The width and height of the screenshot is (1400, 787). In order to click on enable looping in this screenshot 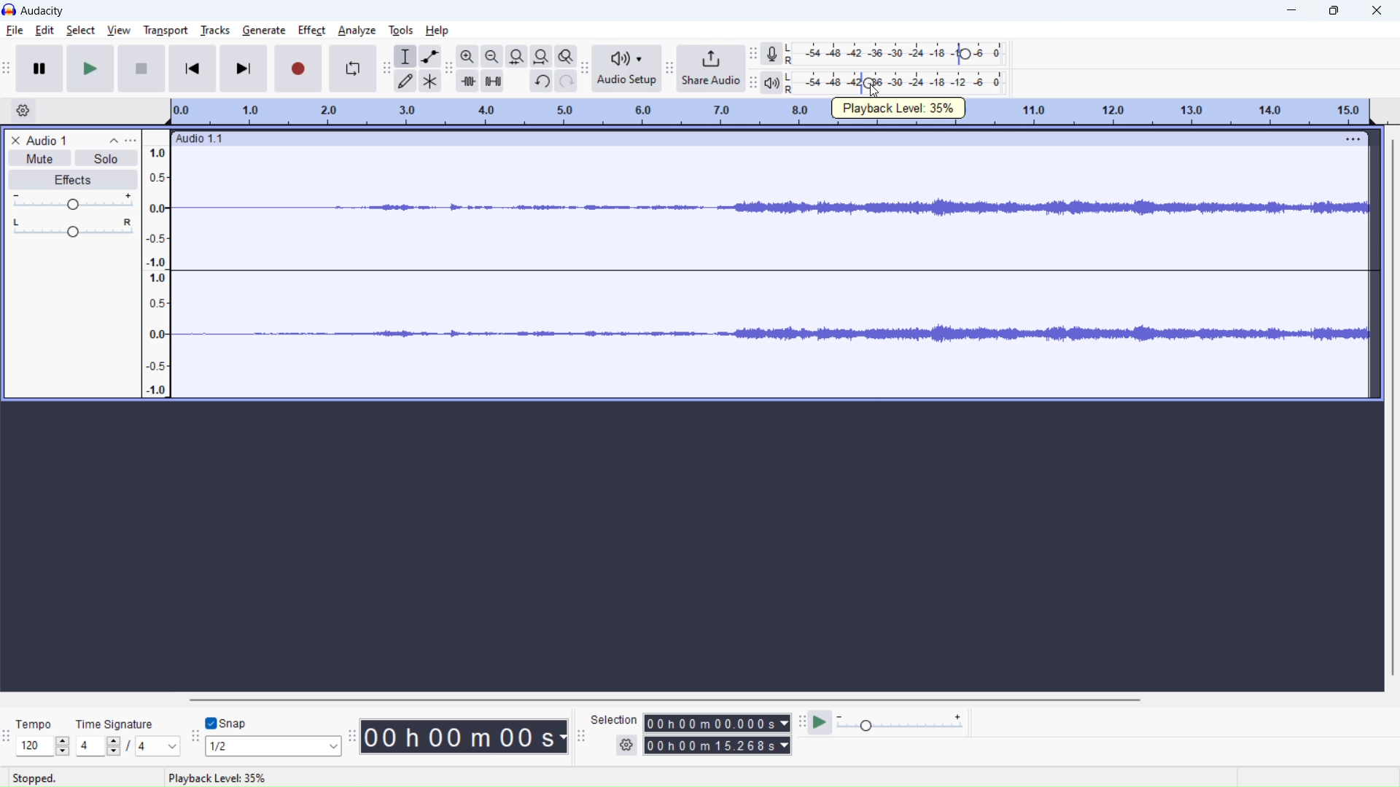, I will do `click(352, 69)`.